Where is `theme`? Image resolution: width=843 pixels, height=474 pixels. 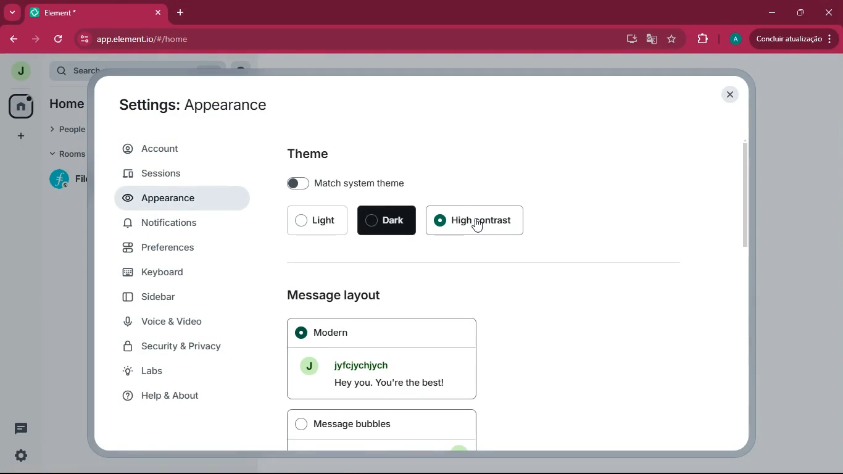 theme is located at coordinates (313, 152).